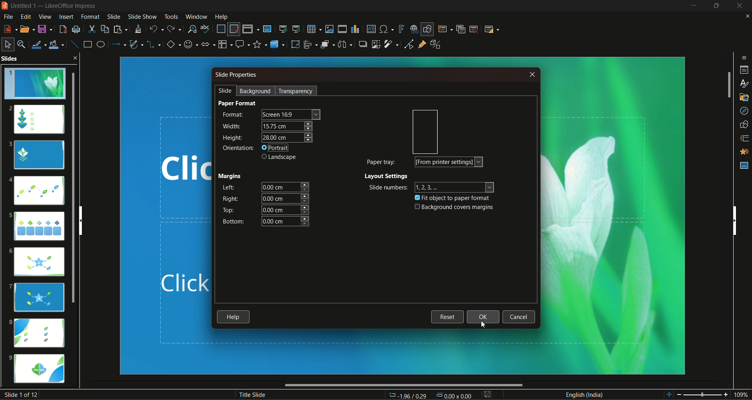 This screenshot has width=752, height=400. What do you see at coordinates (38, 192) in the screenshot?
I see `slide 4` at bounding box center [38, 192].